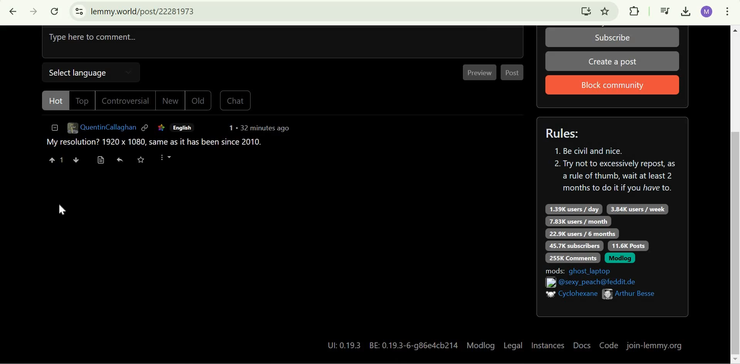 Image resolution: width=740 pixels, height=364 pixels. Describe the element at coordinates (122, 162) in the screenshot. I see `reply` at that location.